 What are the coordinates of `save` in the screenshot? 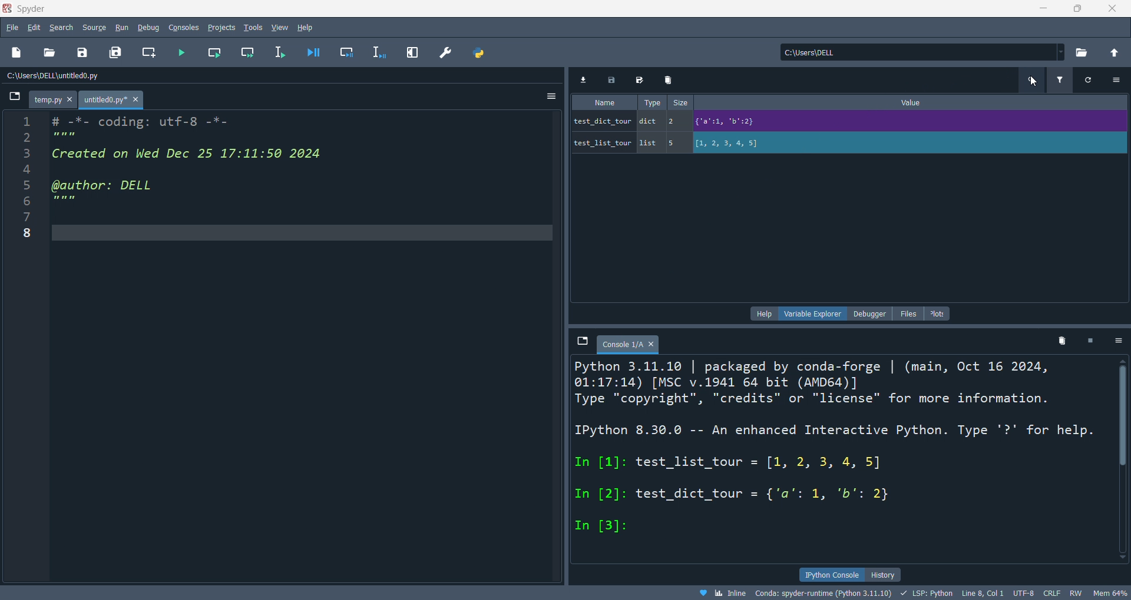 It's located at (611, 79).